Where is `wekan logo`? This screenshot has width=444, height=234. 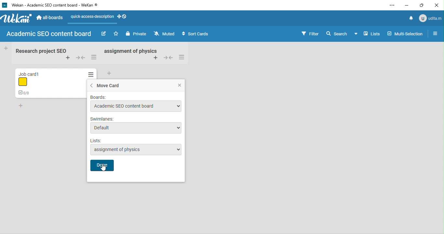 wekan logo is located at coordinates (17, 18).